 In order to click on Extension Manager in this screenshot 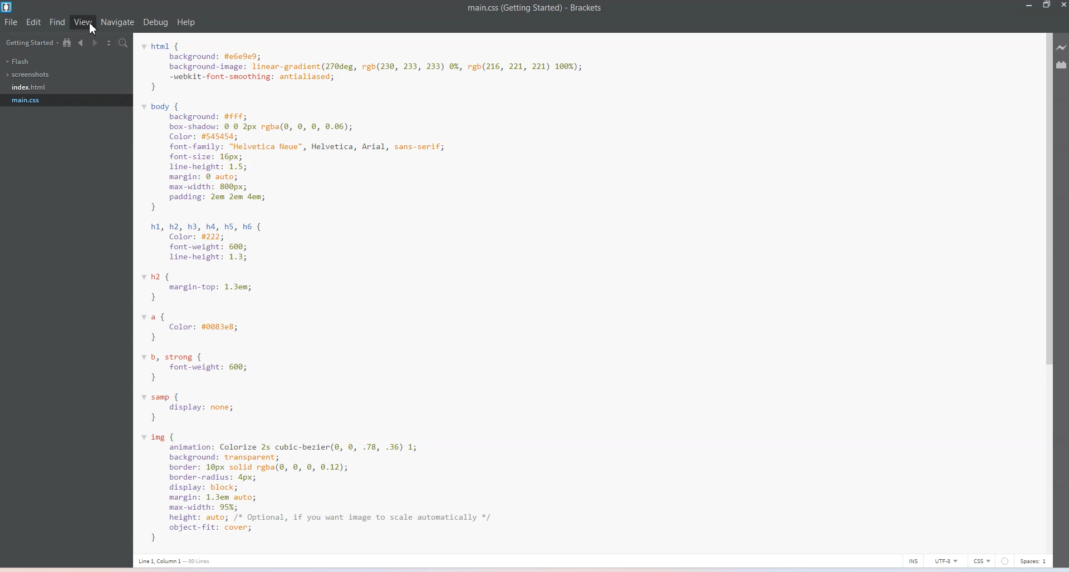, I will do `click(1062, 65)`.